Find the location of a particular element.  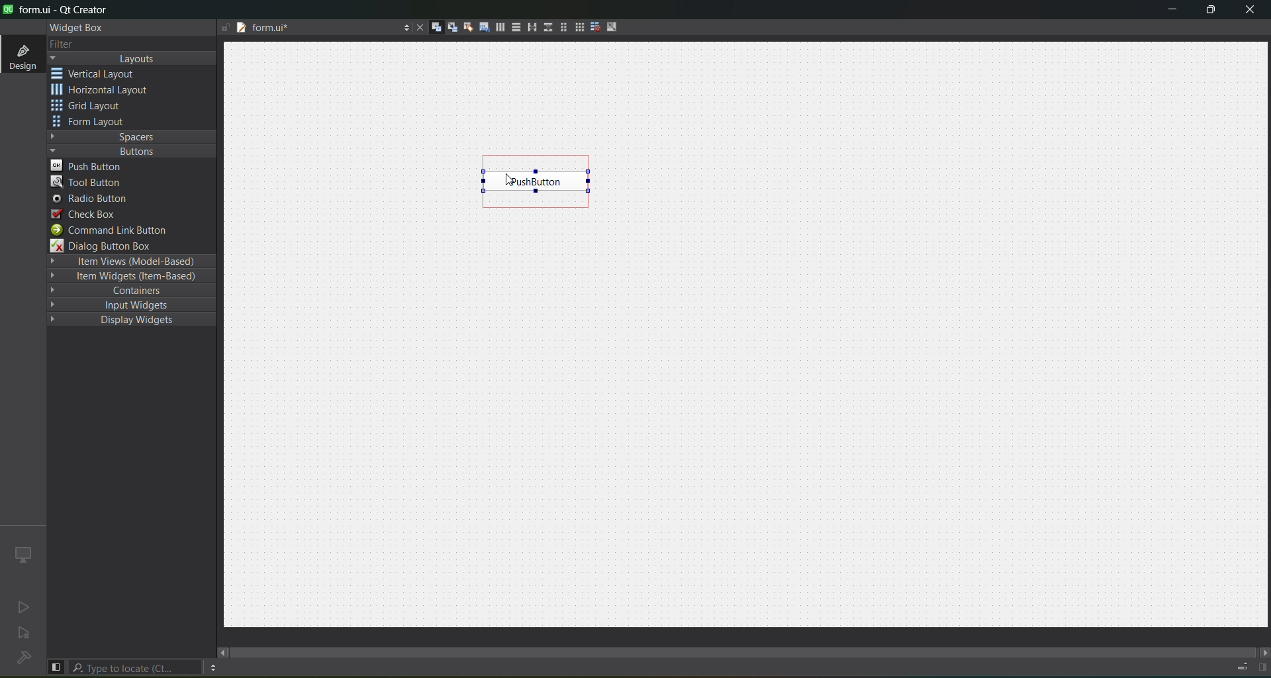

search is located at coordinates (136, 667).